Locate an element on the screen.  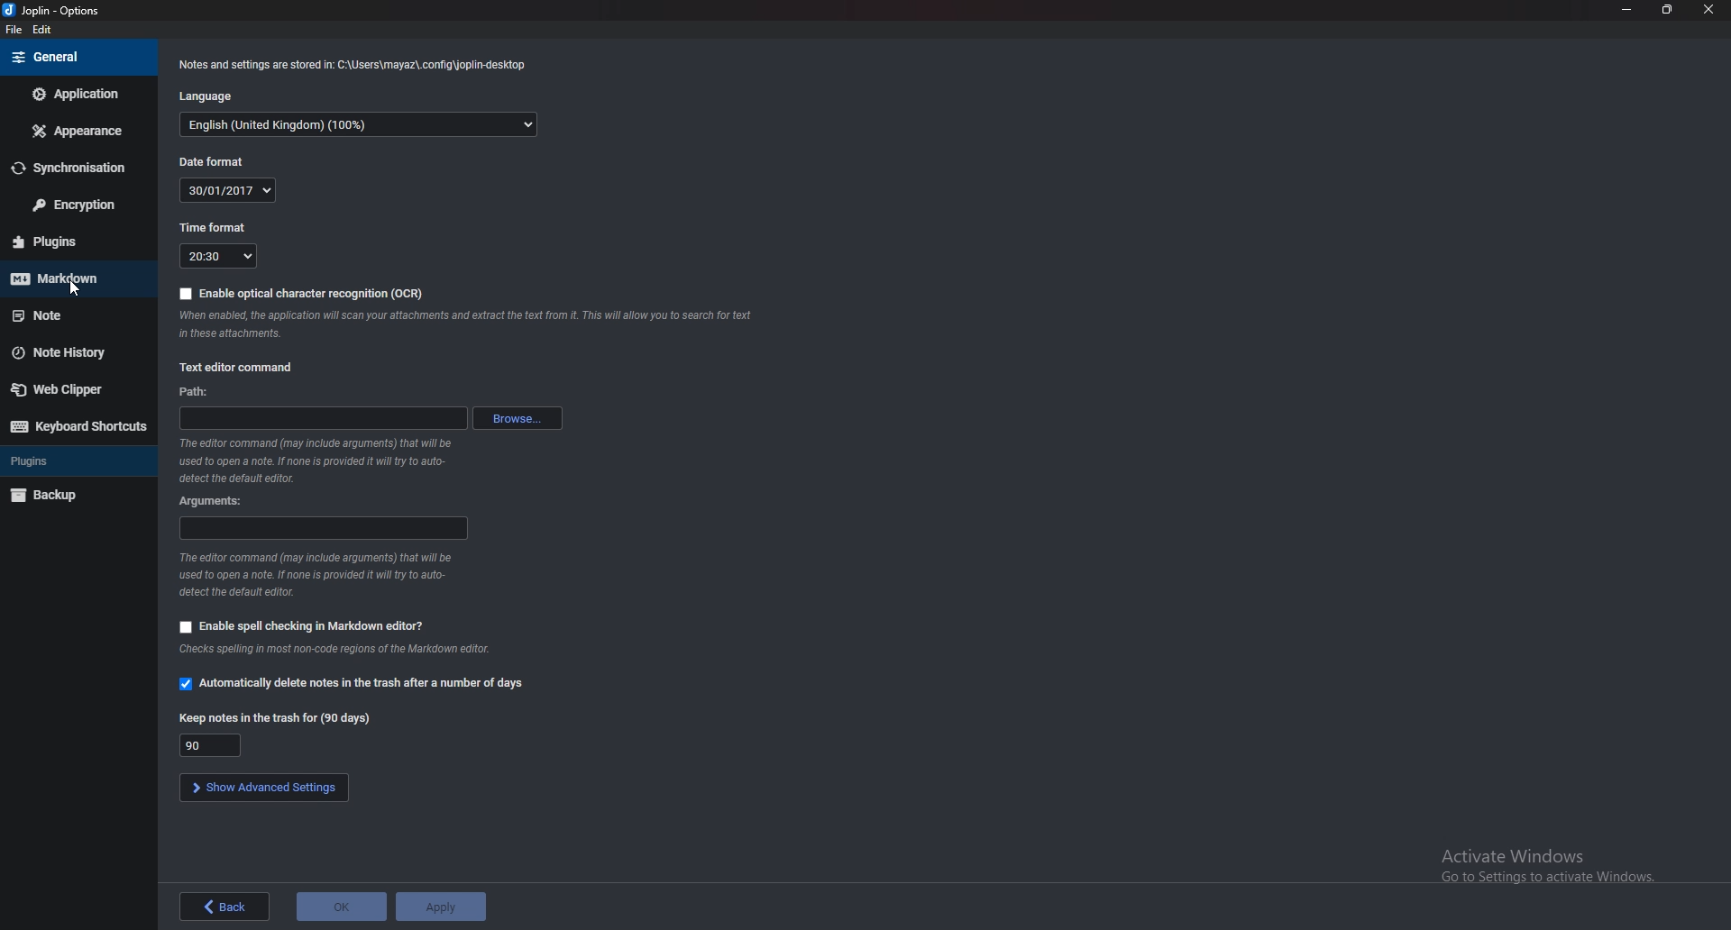
Language is located at coordinates (212, 96).